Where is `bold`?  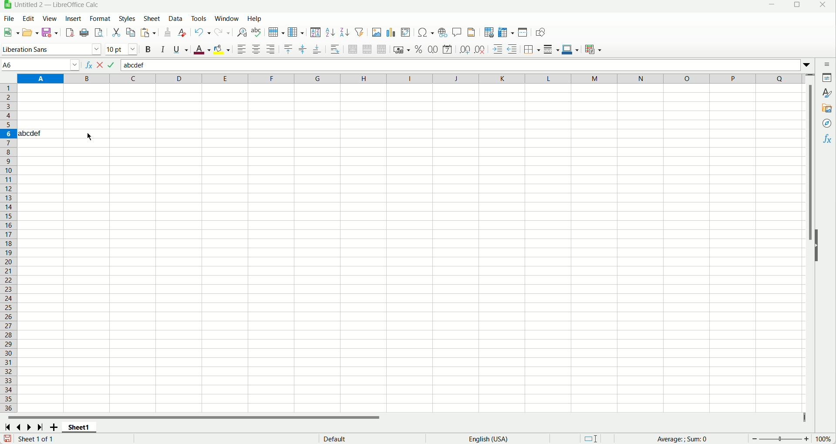
bold is located at coordinates (148, 49).